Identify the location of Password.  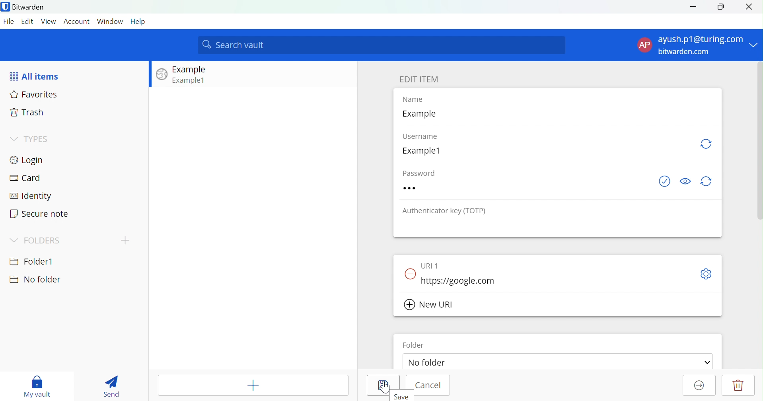
(423, 172).